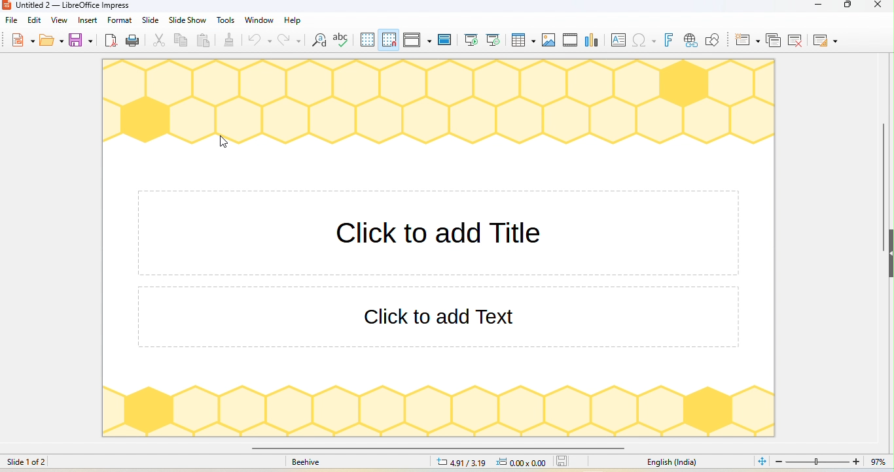 Image resolution: width=894 pixels, height=472 pixels. What do you see at coordinates (438, 248) in the screenshot?
I see `Click to add Title  Click to add Text (new slide design template added)` at bounding box center [438, 248].